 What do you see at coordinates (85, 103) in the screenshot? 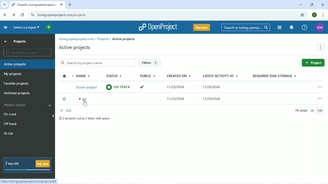
I see `cursor` at bounding box center [85, 103].